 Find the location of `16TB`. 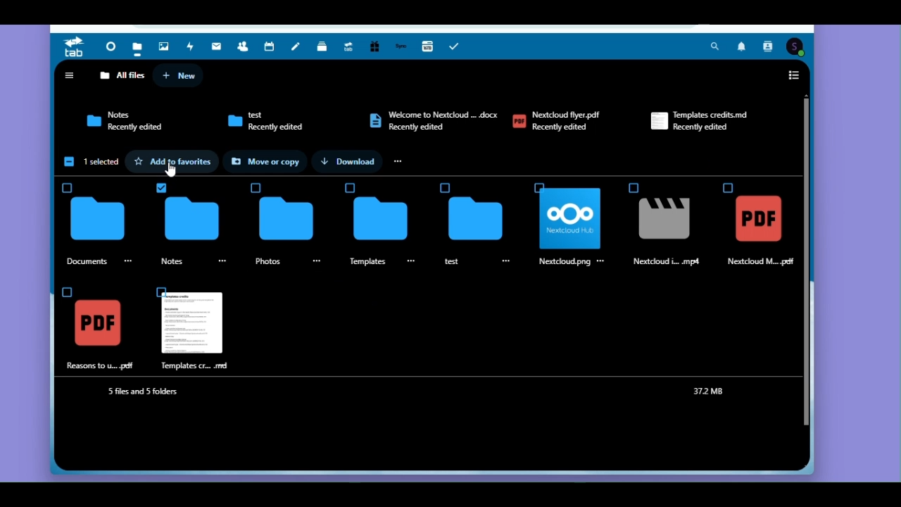

16TB is located at coordinates (427, 44).